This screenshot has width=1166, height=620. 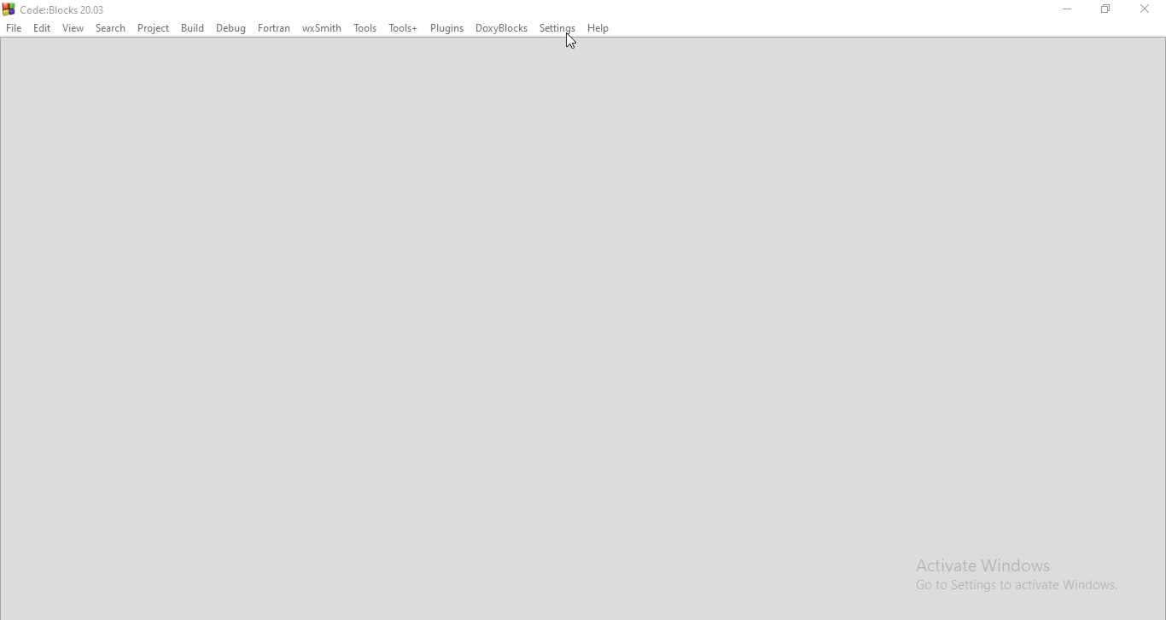 I want to click on close, so click(x=1149, y=13).